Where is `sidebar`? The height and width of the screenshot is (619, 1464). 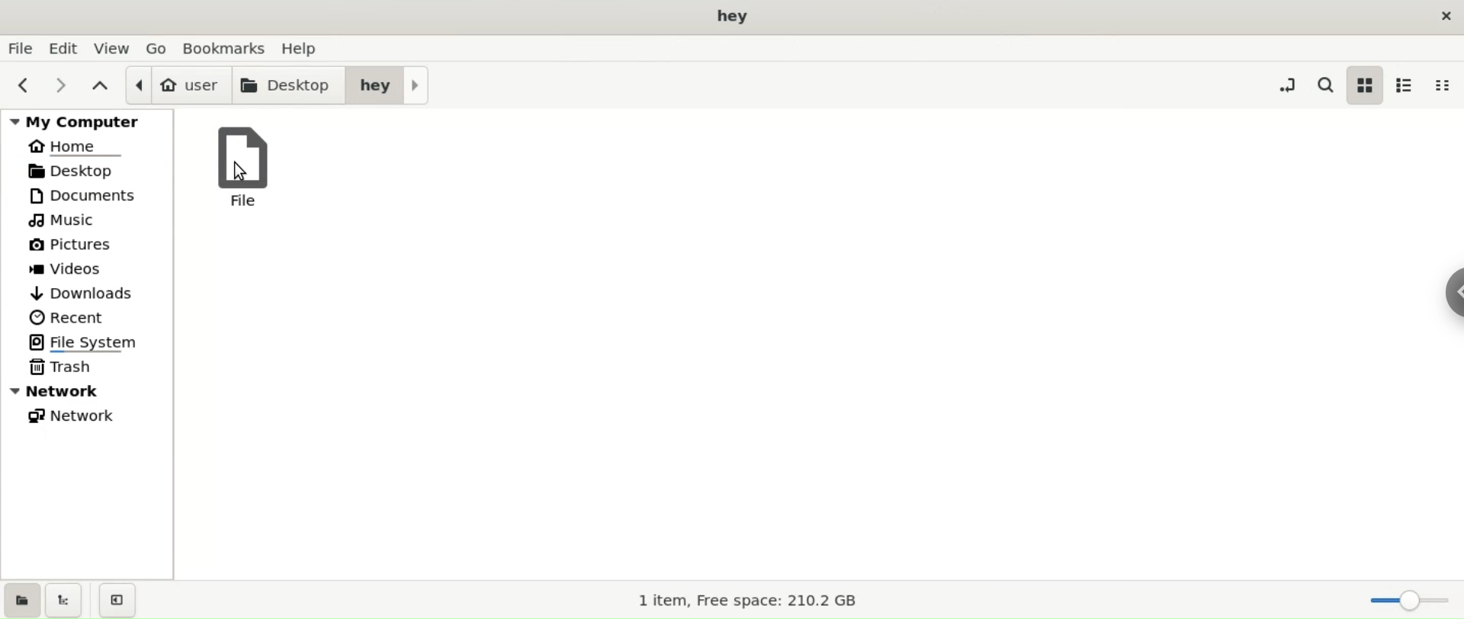
sidebar is located at coordinates (1450, 293).